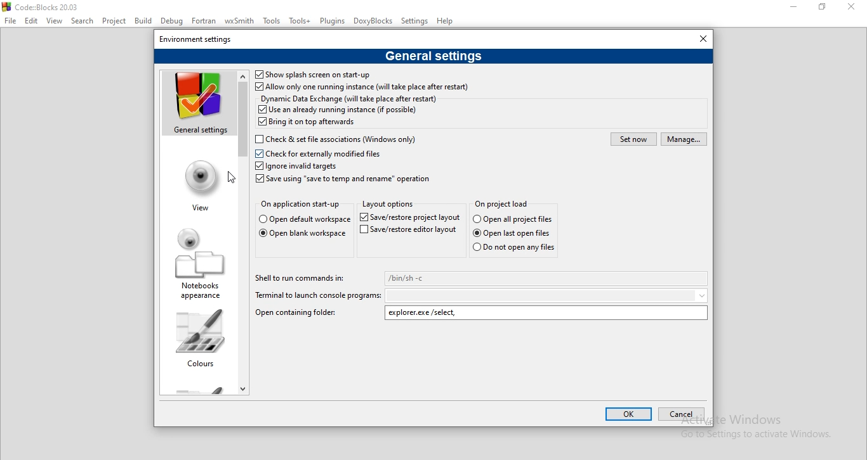 This screenshot has width=867, height=460. What do you see at coordinates (794, 8) in the screenshot?
I see `minimise` at bounding box center [794, 8].